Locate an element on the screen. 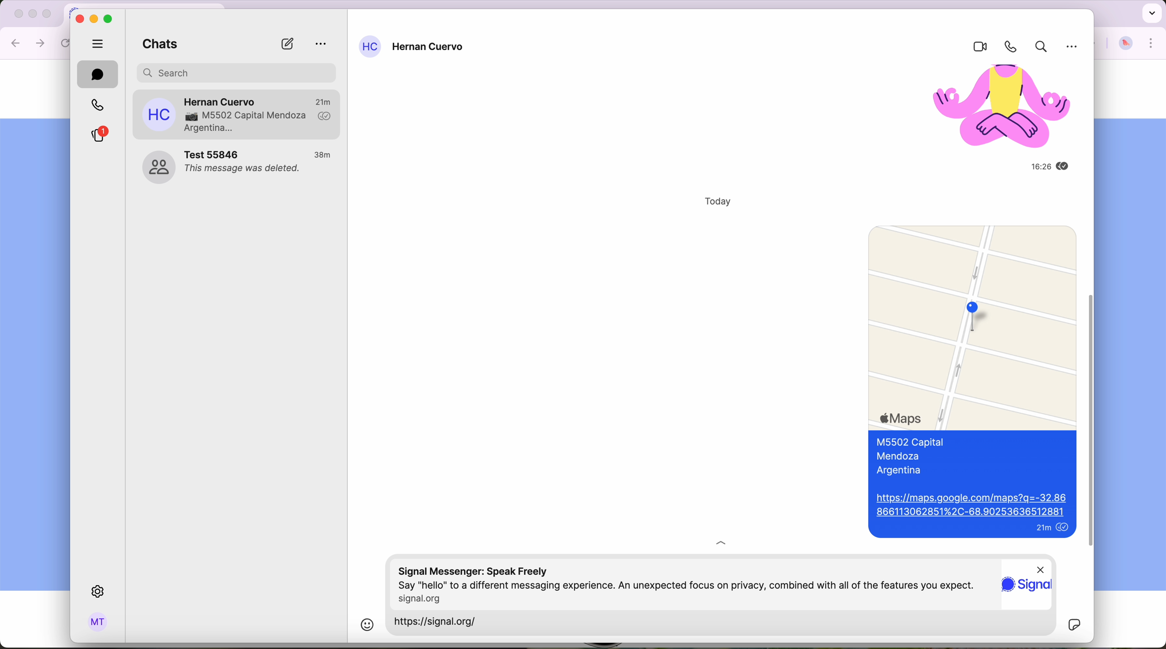  38m is located at coordinates (324, 155).